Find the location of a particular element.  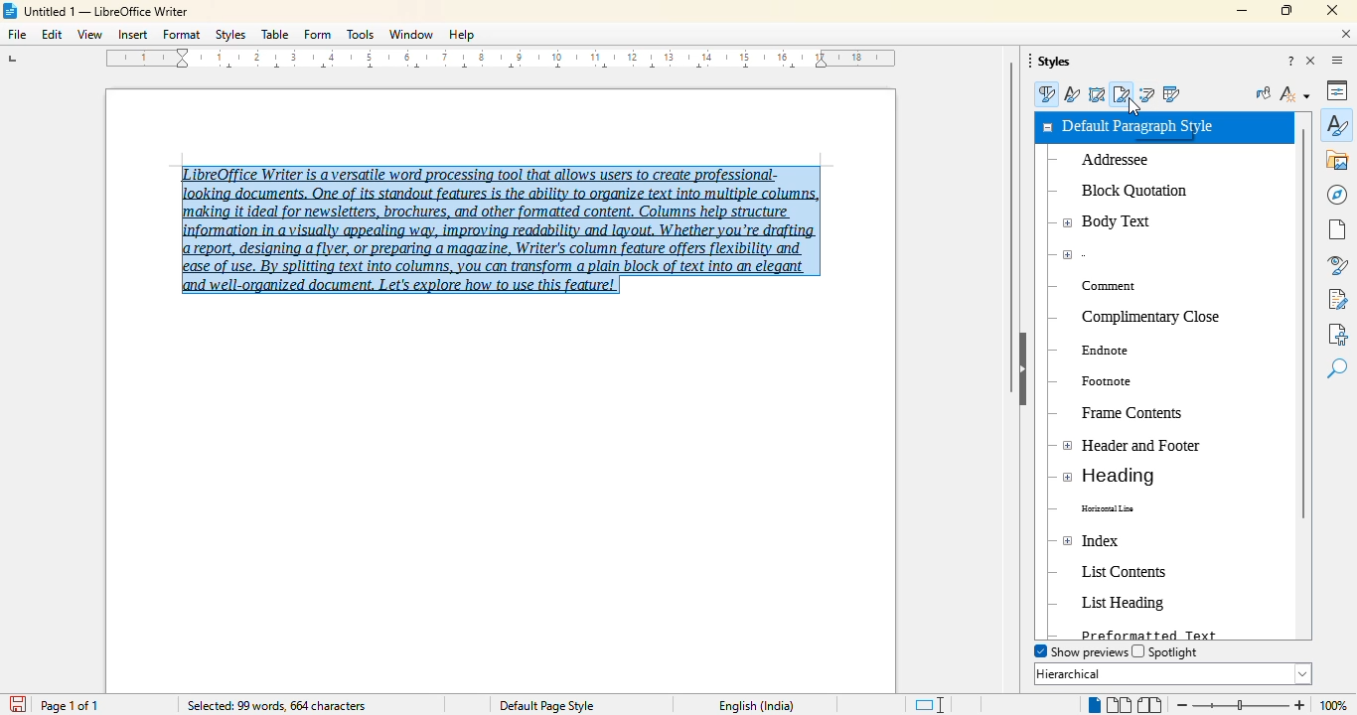

ruler is located at coordinates (505, 62).